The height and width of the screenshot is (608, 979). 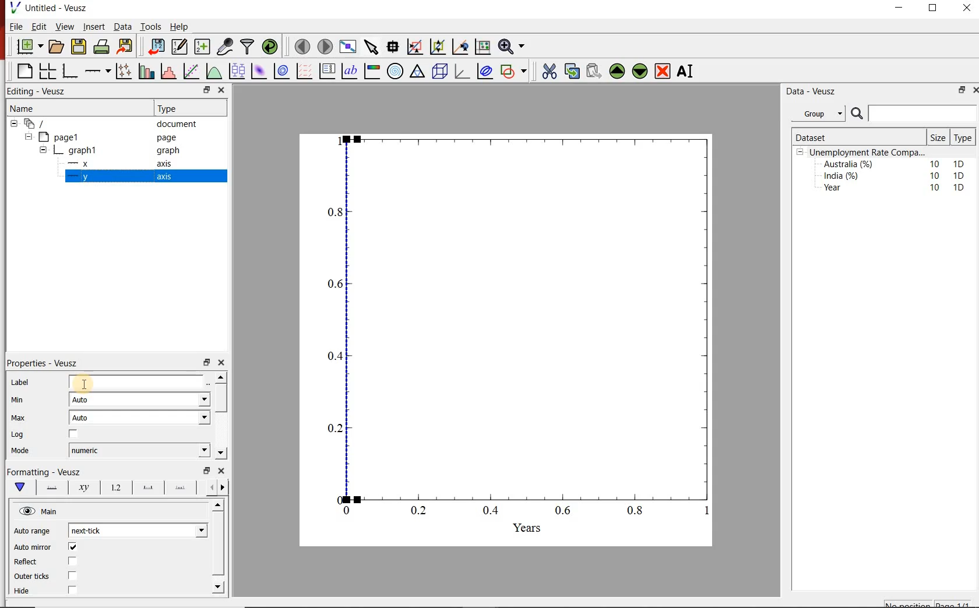 I want to click on page1 page, so click(x=112, y=137).